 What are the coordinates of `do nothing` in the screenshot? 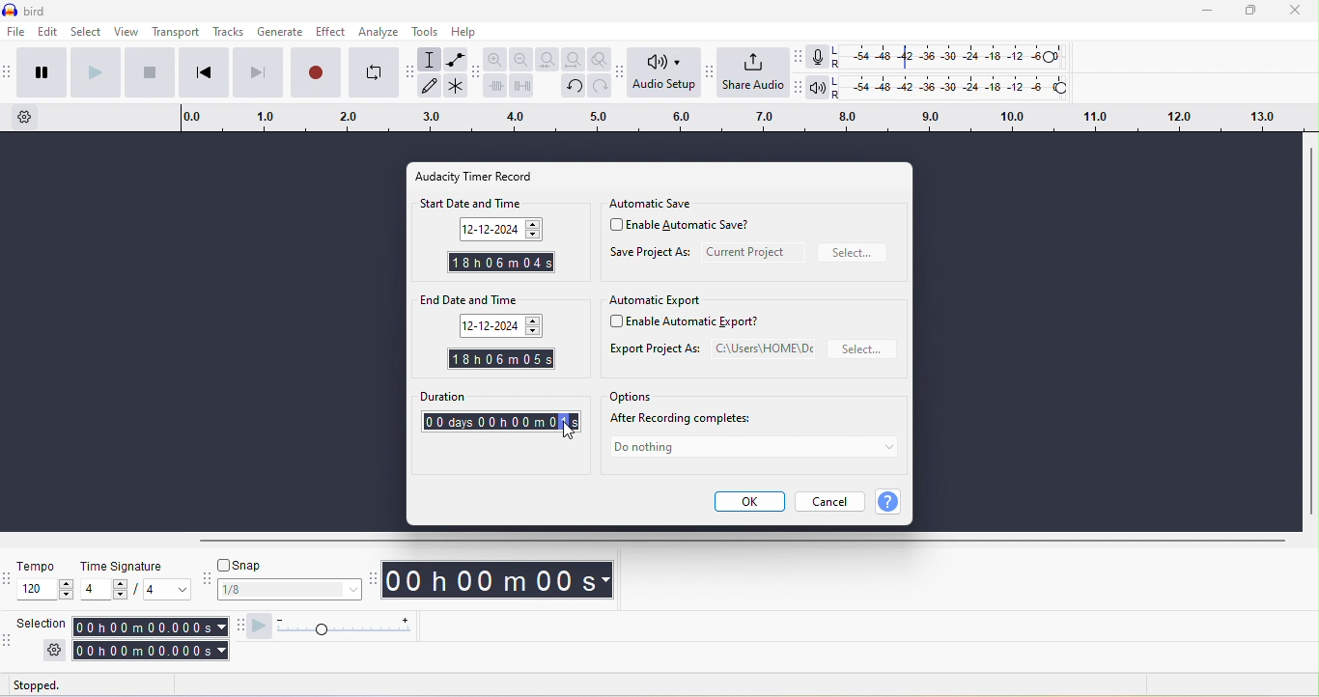 It's located at (752, 450).